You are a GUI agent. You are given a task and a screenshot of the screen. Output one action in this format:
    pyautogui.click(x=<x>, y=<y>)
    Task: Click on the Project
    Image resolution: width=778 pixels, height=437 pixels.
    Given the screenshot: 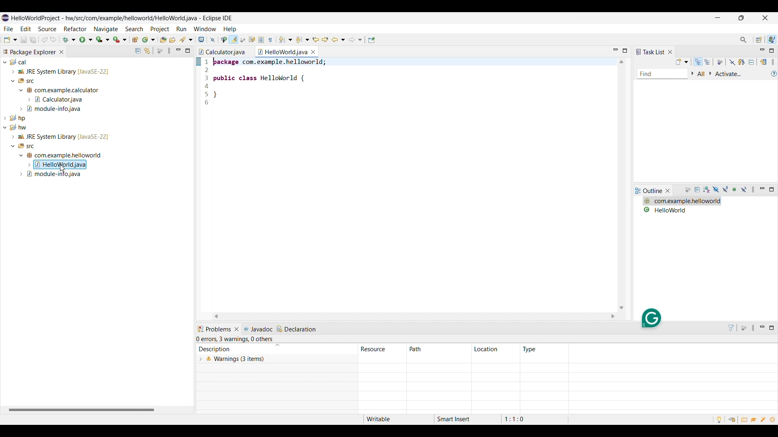 What is the action you would take?
    pyautogui.click(x=159, y=29)
    